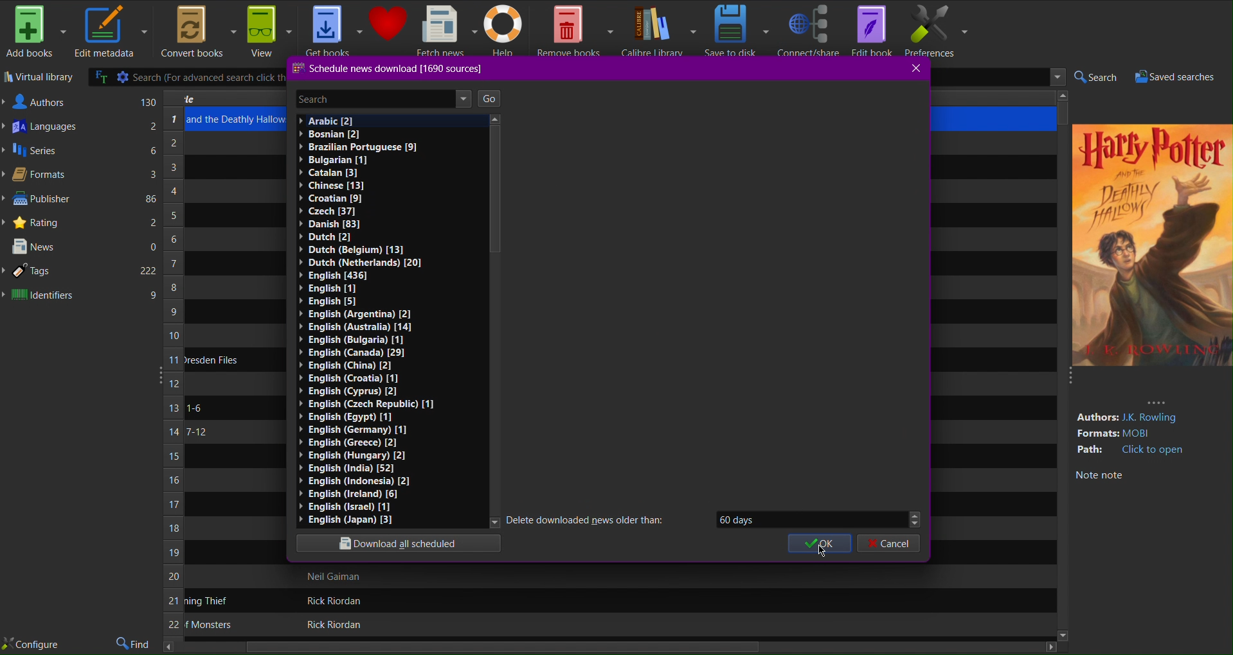 Image resolution: width=1233 pixels, height=655 pixels. Describe the element at coordinates (269, 31) in the screenshot. I see `View` at that location.